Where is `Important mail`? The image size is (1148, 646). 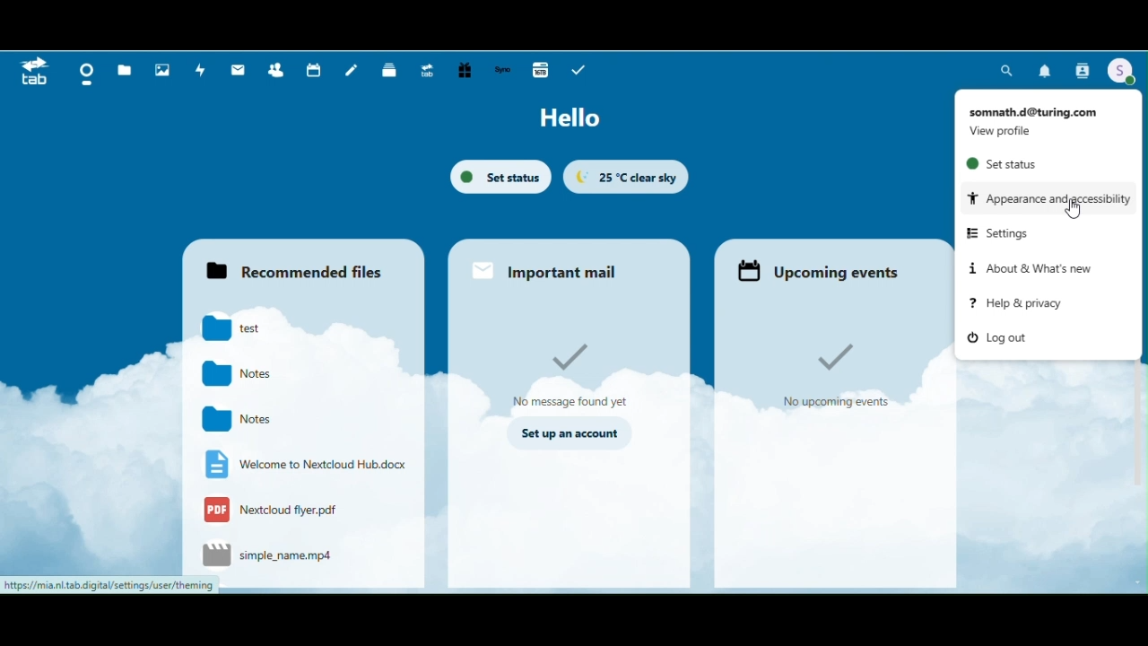 Important mail is located at coordinates (569, 265).